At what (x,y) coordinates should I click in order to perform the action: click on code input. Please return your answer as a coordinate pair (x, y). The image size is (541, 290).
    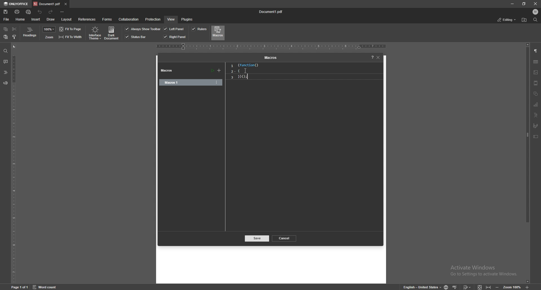
    Looking at the image, I should click on (246, 71).